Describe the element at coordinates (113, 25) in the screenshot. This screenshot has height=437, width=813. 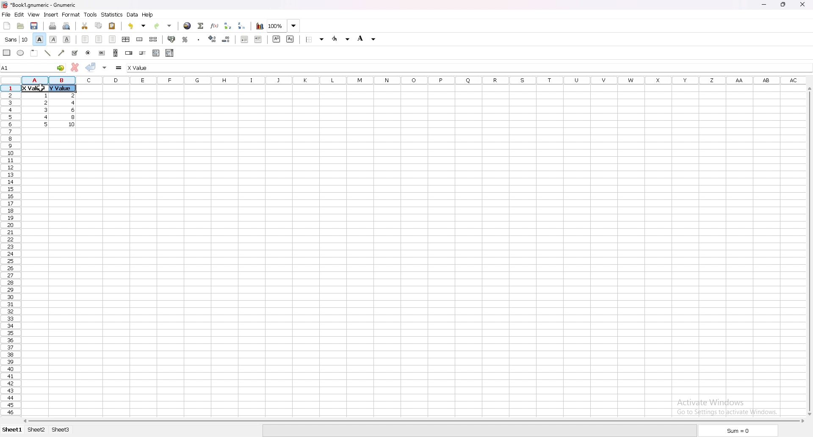
I see `paste` at that location.